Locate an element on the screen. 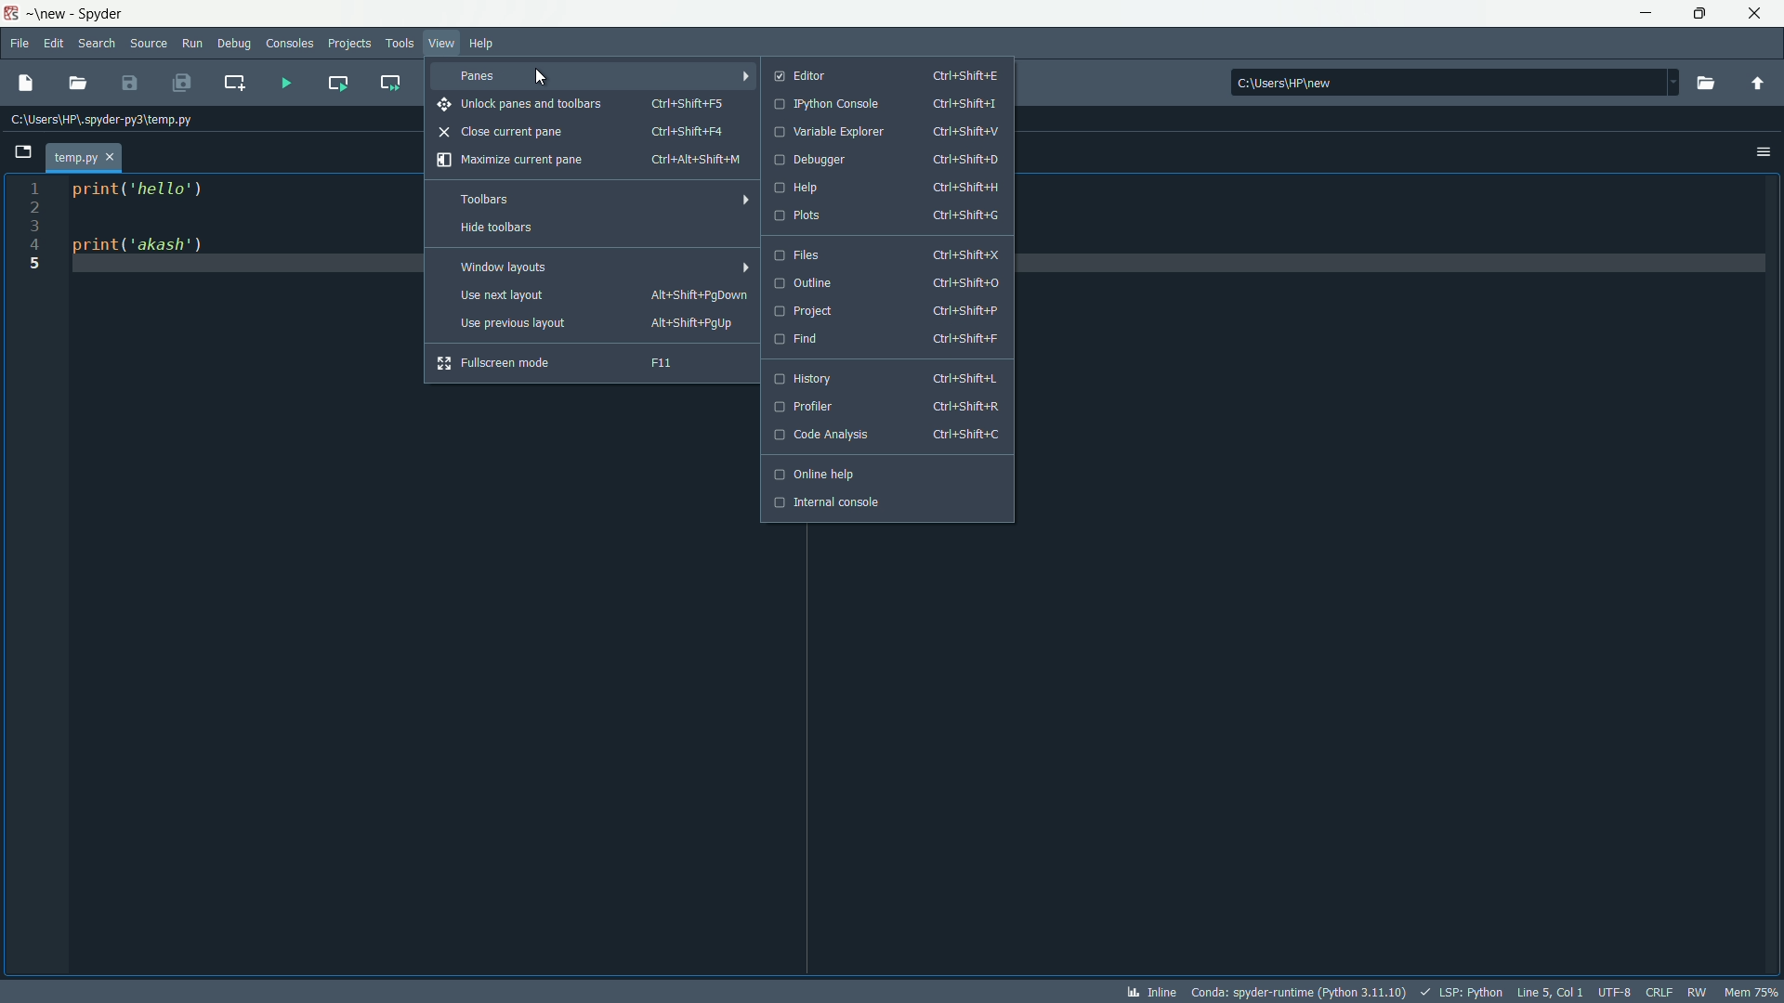 The image size is (1784, 1003). help menu is located at coordinates (479, 45).